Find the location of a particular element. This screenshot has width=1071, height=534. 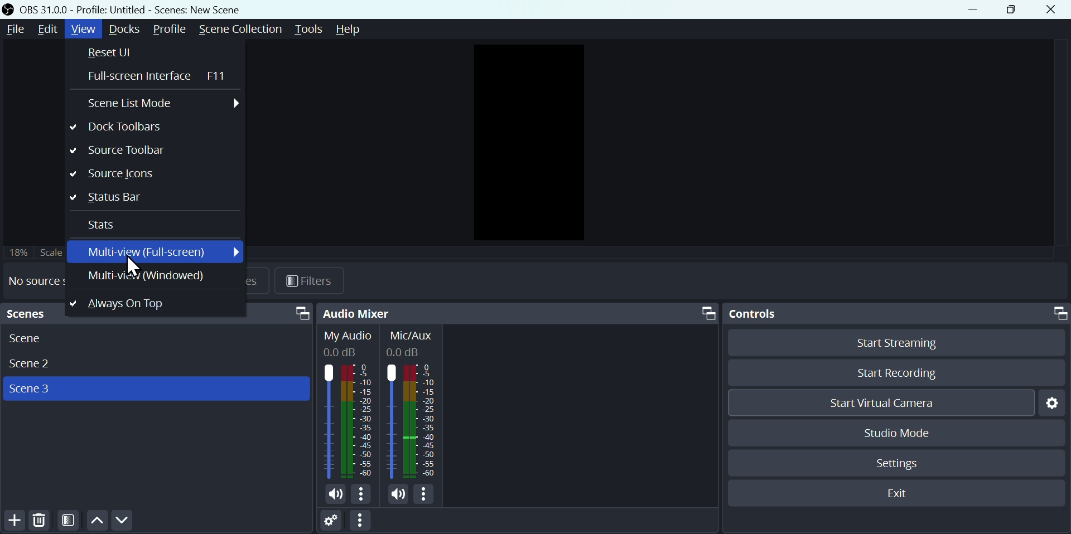

View is located at coordinates (84, 30).